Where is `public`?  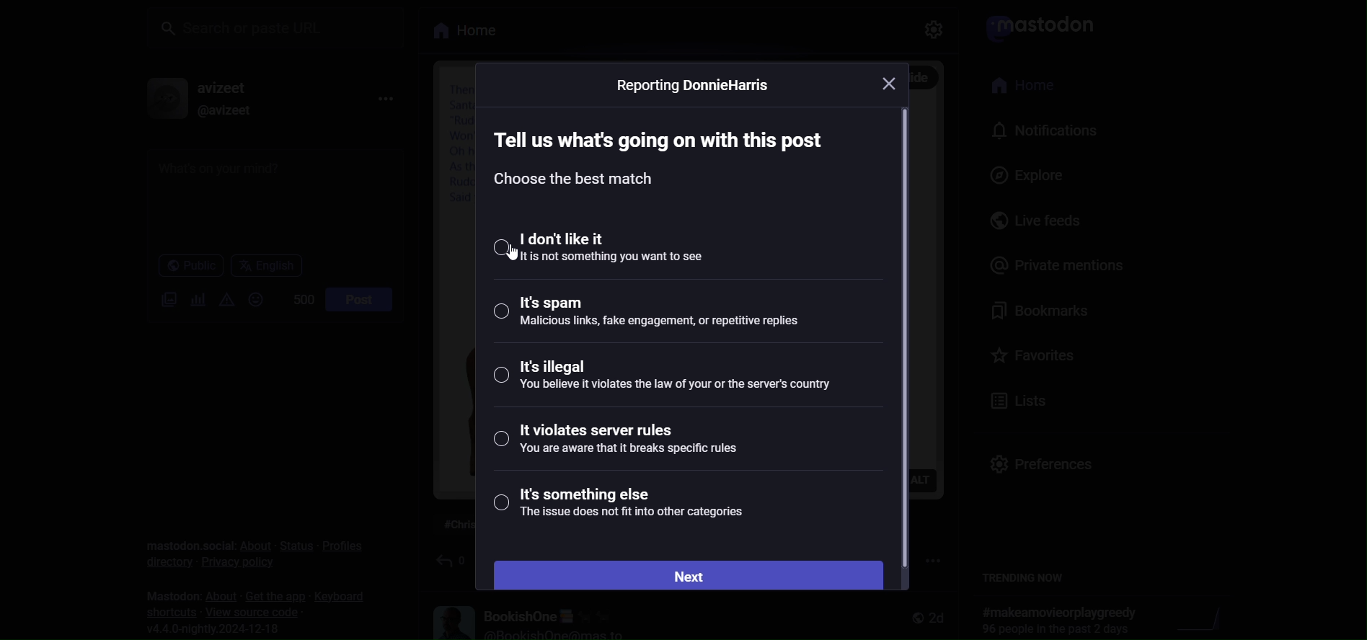 public is located at coordinates (183, 266).